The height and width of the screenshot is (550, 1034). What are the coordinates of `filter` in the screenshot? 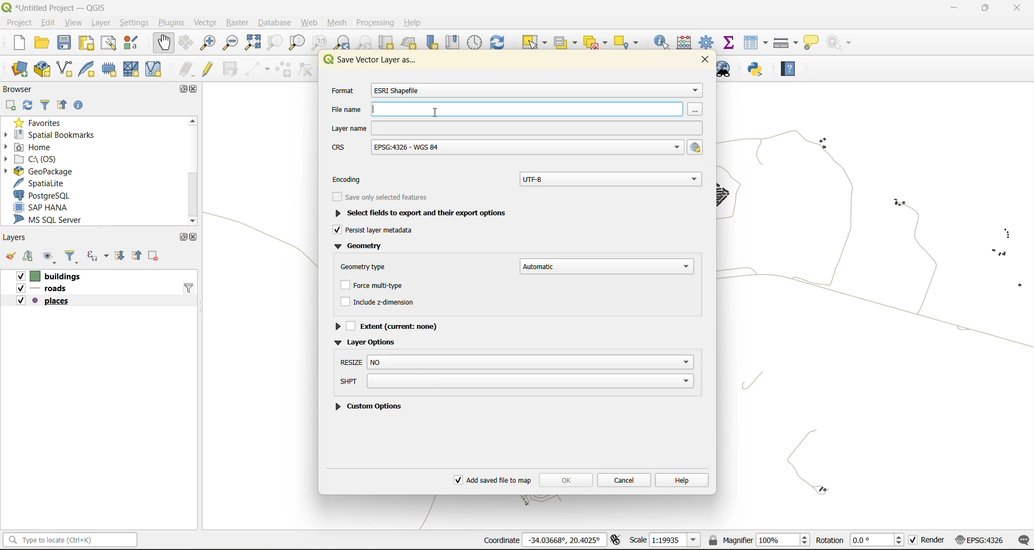 It's located at (73, 256).